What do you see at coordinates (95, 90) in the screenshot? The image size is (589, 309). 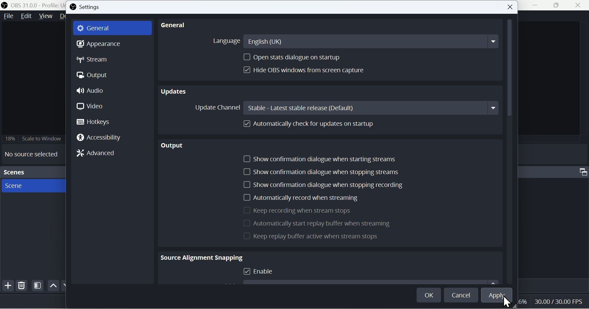 I see `Audio` at bounding box center [95, 90].